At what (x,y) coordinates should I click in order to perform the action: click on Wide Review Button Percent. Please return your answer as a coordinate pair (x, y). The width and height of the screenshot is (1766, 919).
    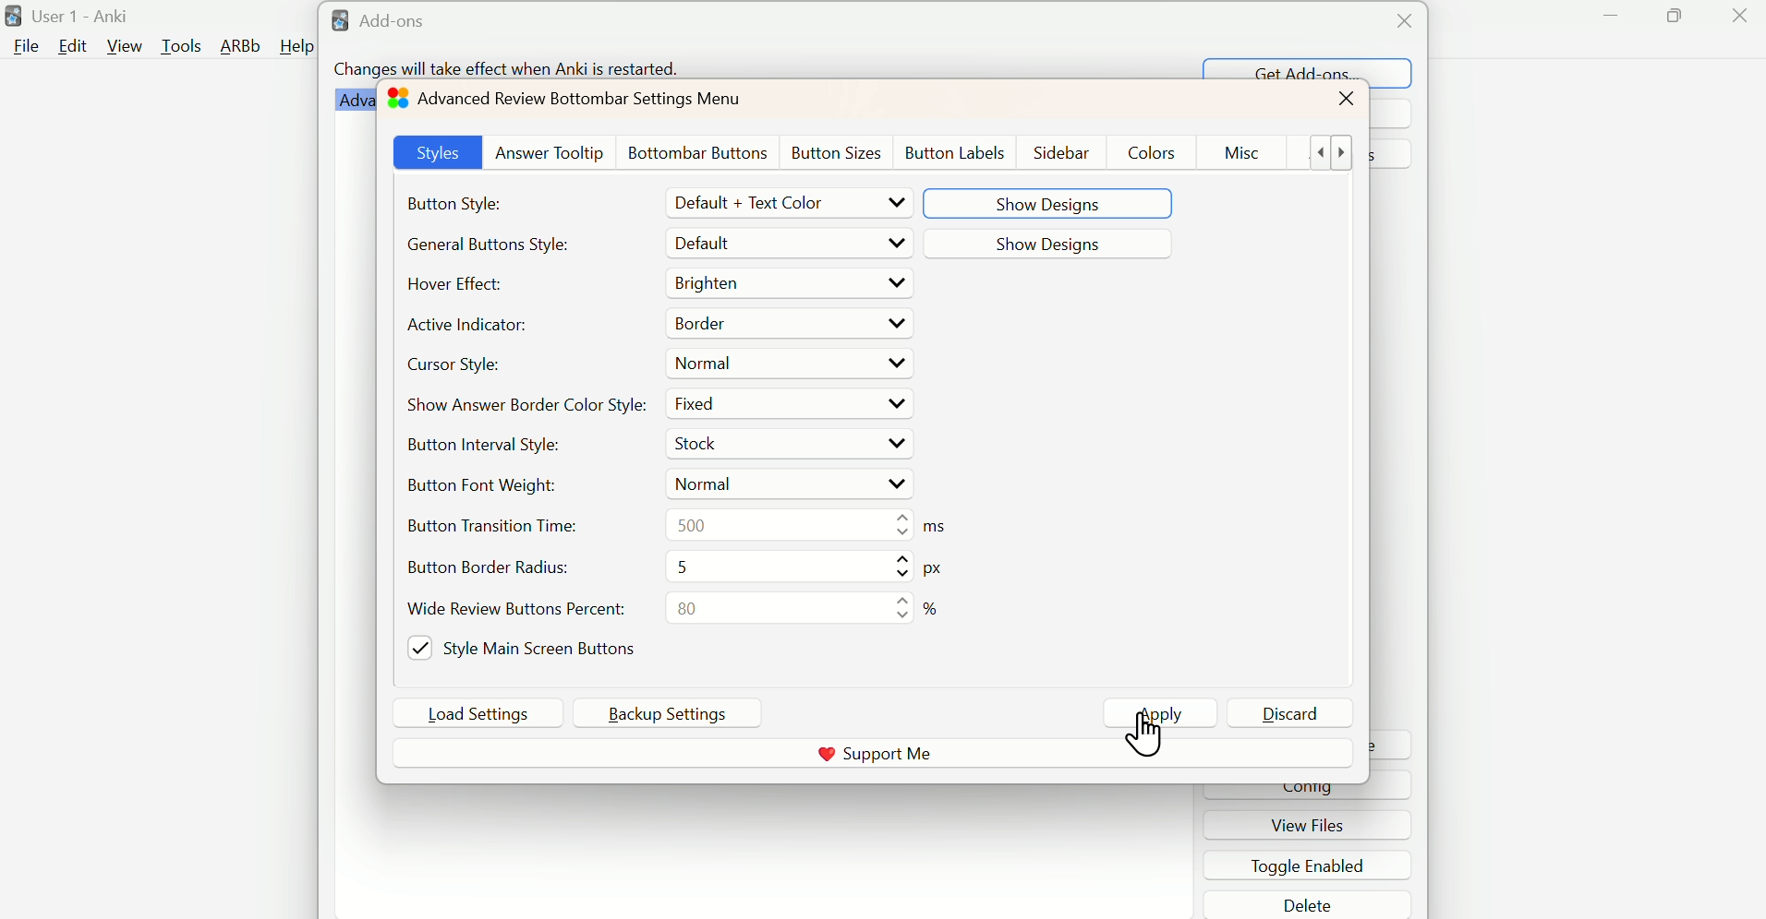
    Looking at the image, I should click on (516, 607).